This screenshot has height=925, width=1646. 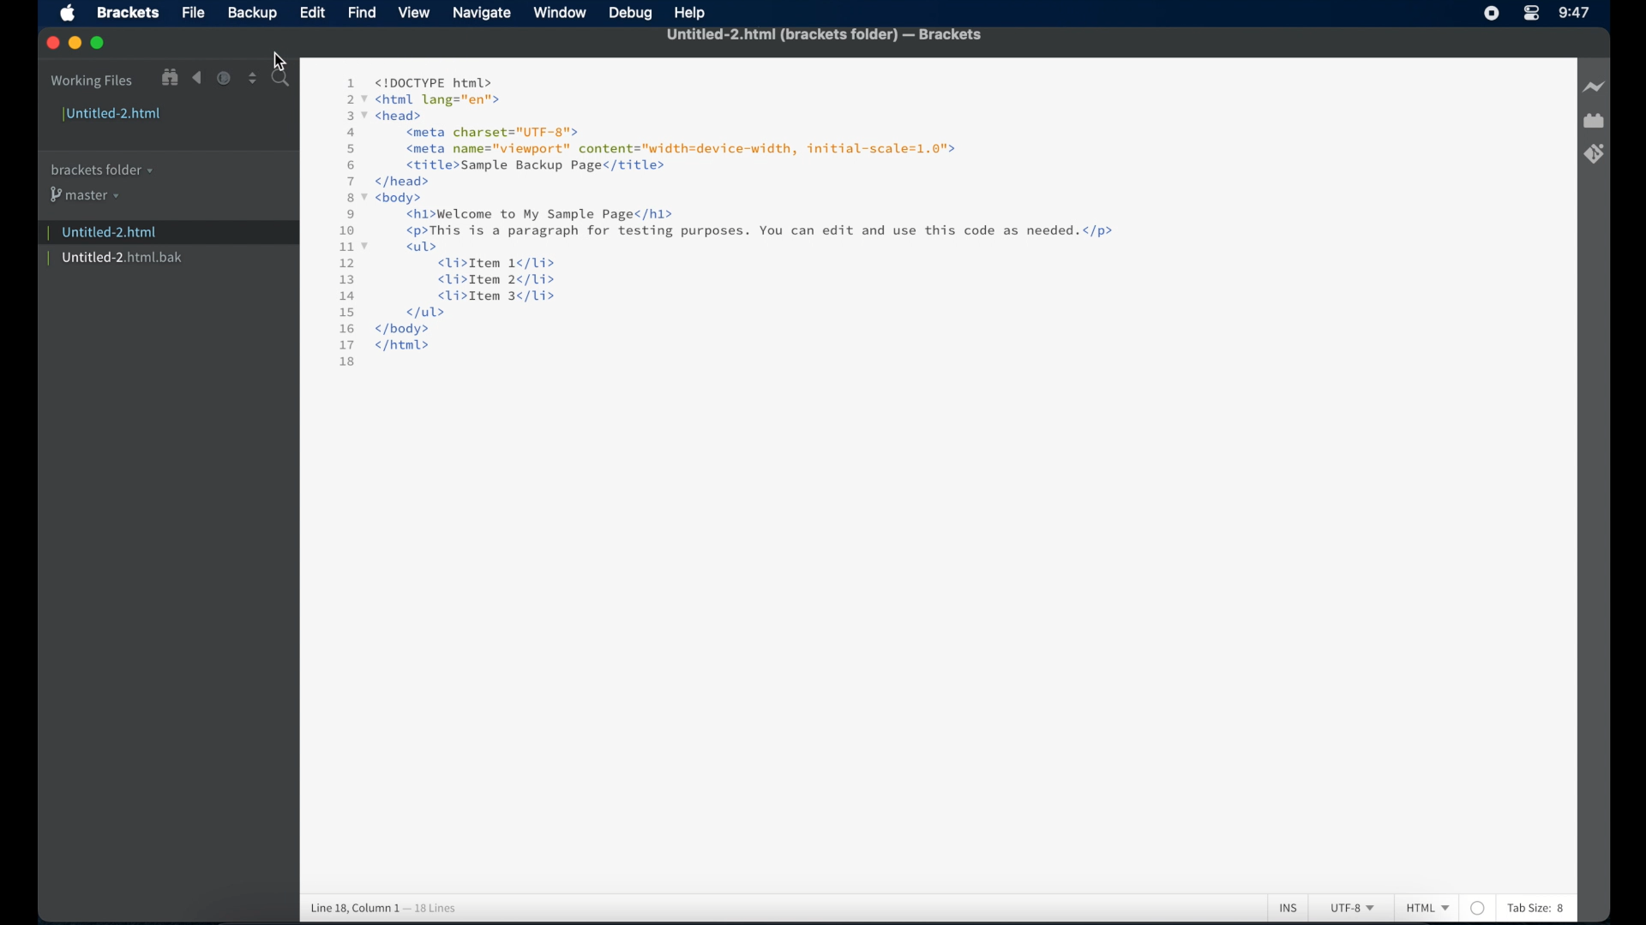 What do you see at coordinates (197, 78) in the screenshot?
I see `navigate backward` at bounding box center [197, 78].